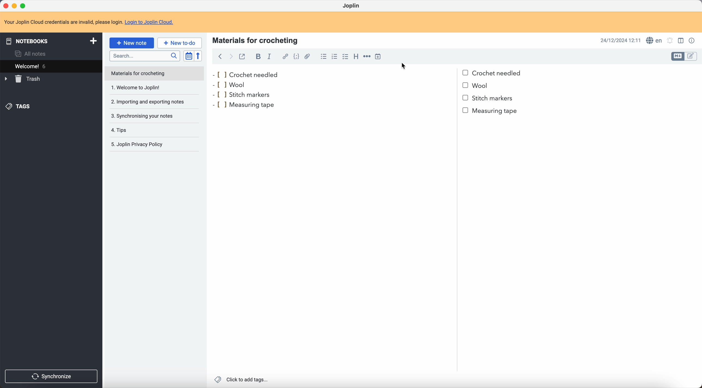  What do you see at coordinates (270, 56) in the screenshot?
I see `italic` at bounding box center [270, 56].